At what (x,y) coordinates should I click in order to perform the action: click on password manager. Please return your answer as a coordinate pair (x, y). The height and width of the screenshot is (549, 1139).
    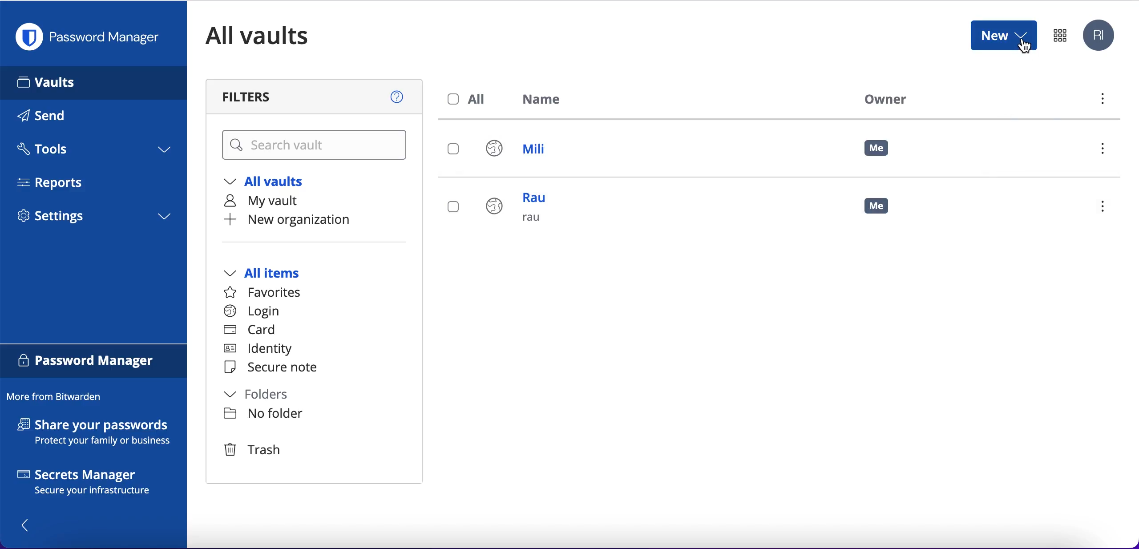
    Looking at the image, I should click on (92, 37).